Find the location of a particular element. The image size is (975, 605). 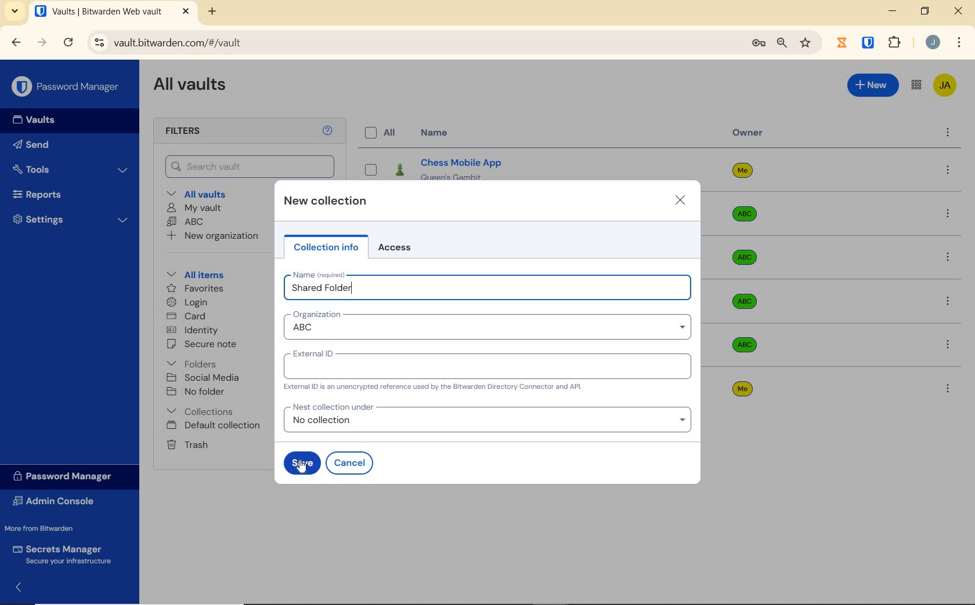

search tabs is located at coordinates (15, 11).